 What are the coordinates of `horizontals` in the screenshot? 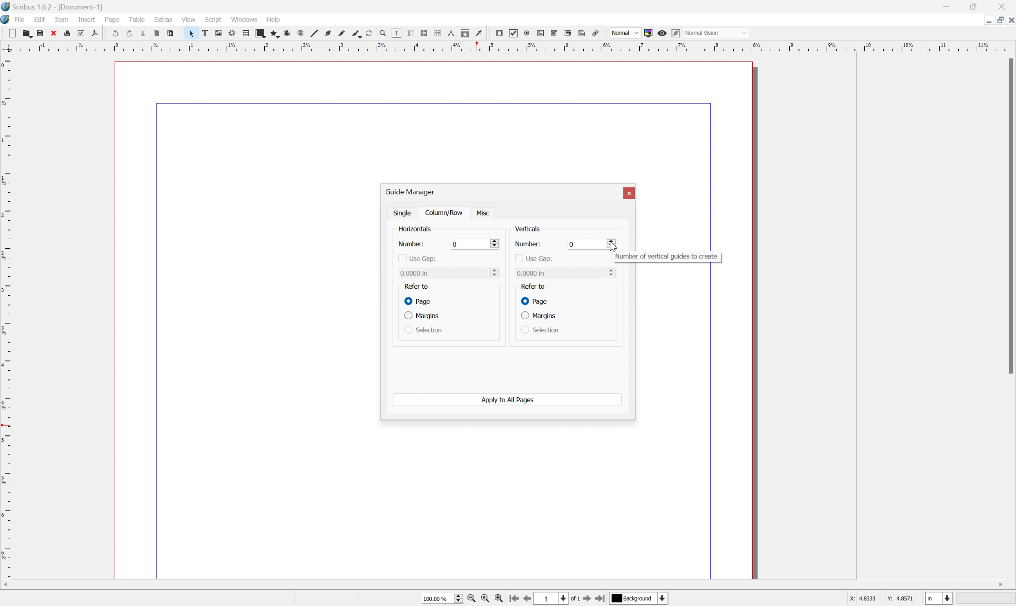 It's located at (415, 229).